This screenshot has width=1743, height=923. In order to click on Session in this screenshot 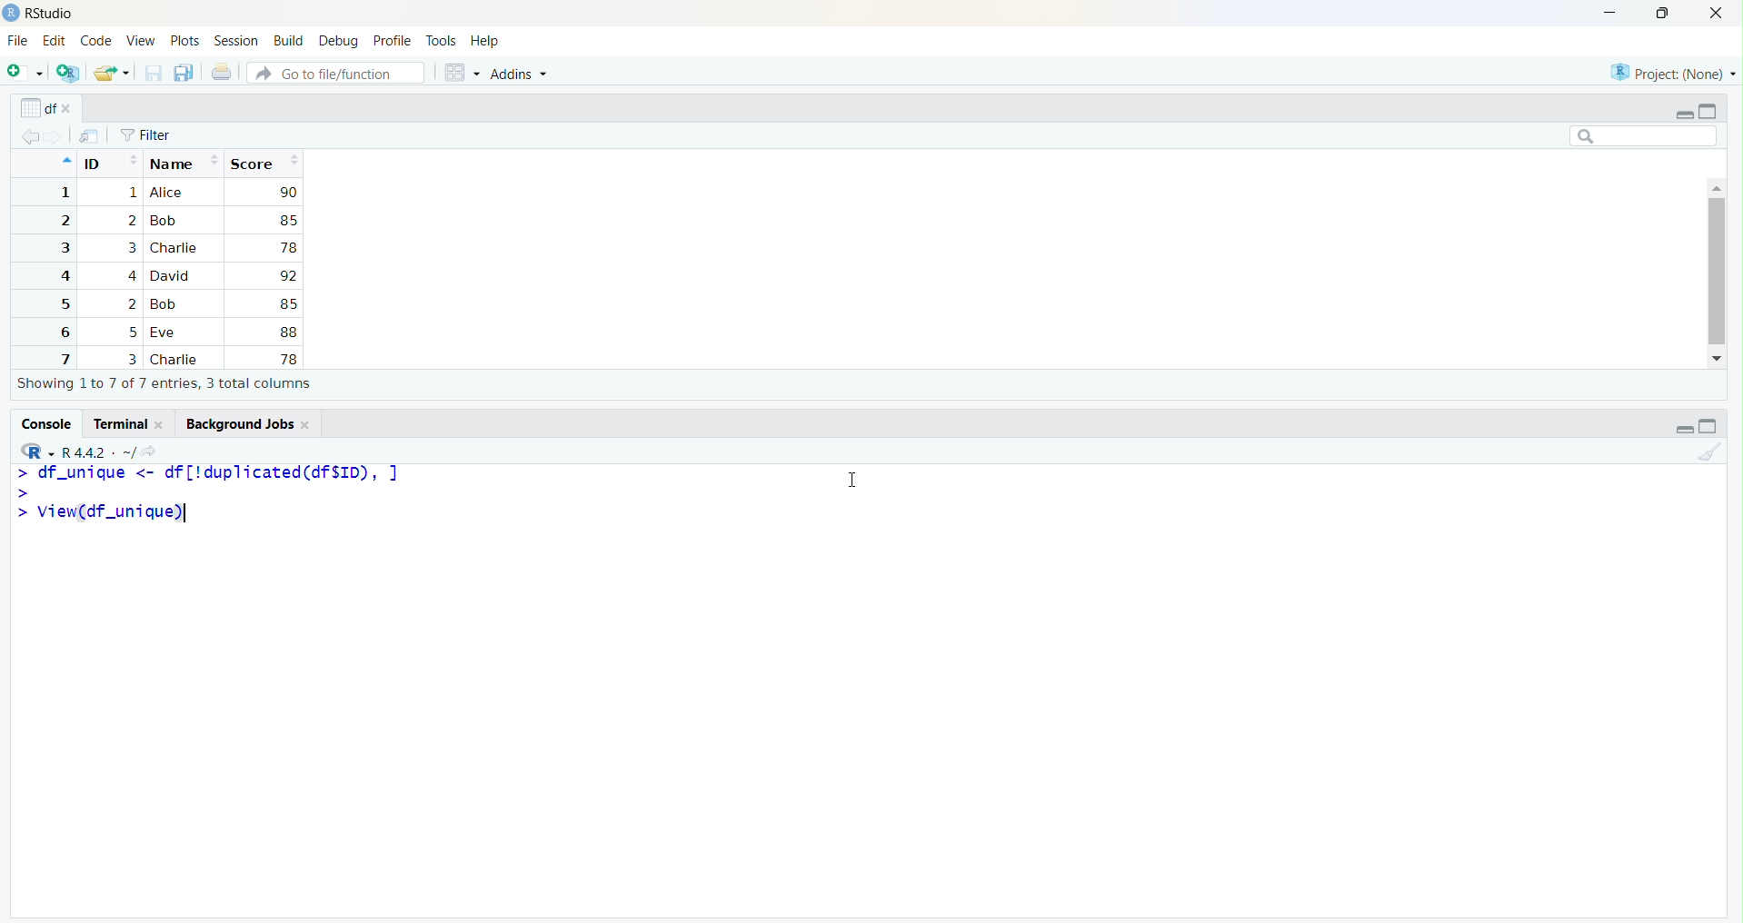, I will do `click(237, 40)`.